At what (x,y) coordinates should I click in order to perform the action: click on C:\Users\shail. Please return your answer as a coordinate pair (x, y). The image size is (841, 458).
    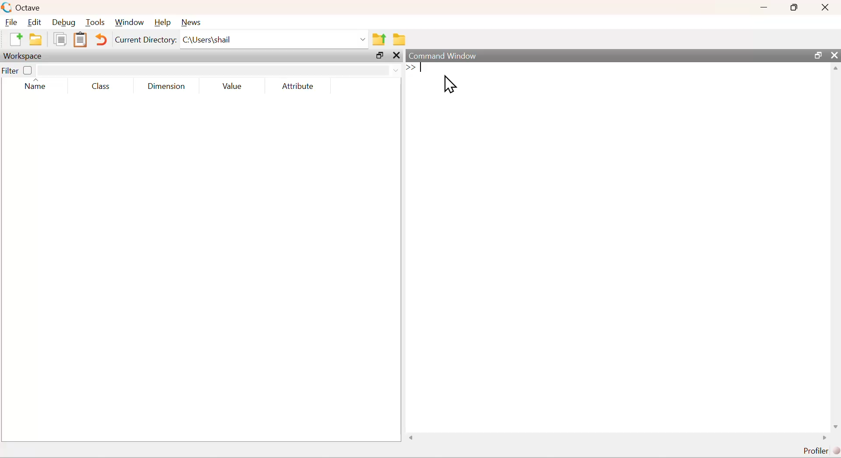
    Looking at the image, I should click on (274, 40).